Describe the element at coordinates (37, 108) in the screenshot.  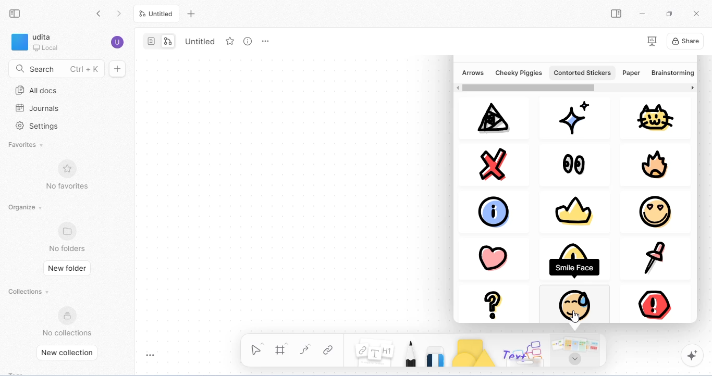
I see `journals` at that location.